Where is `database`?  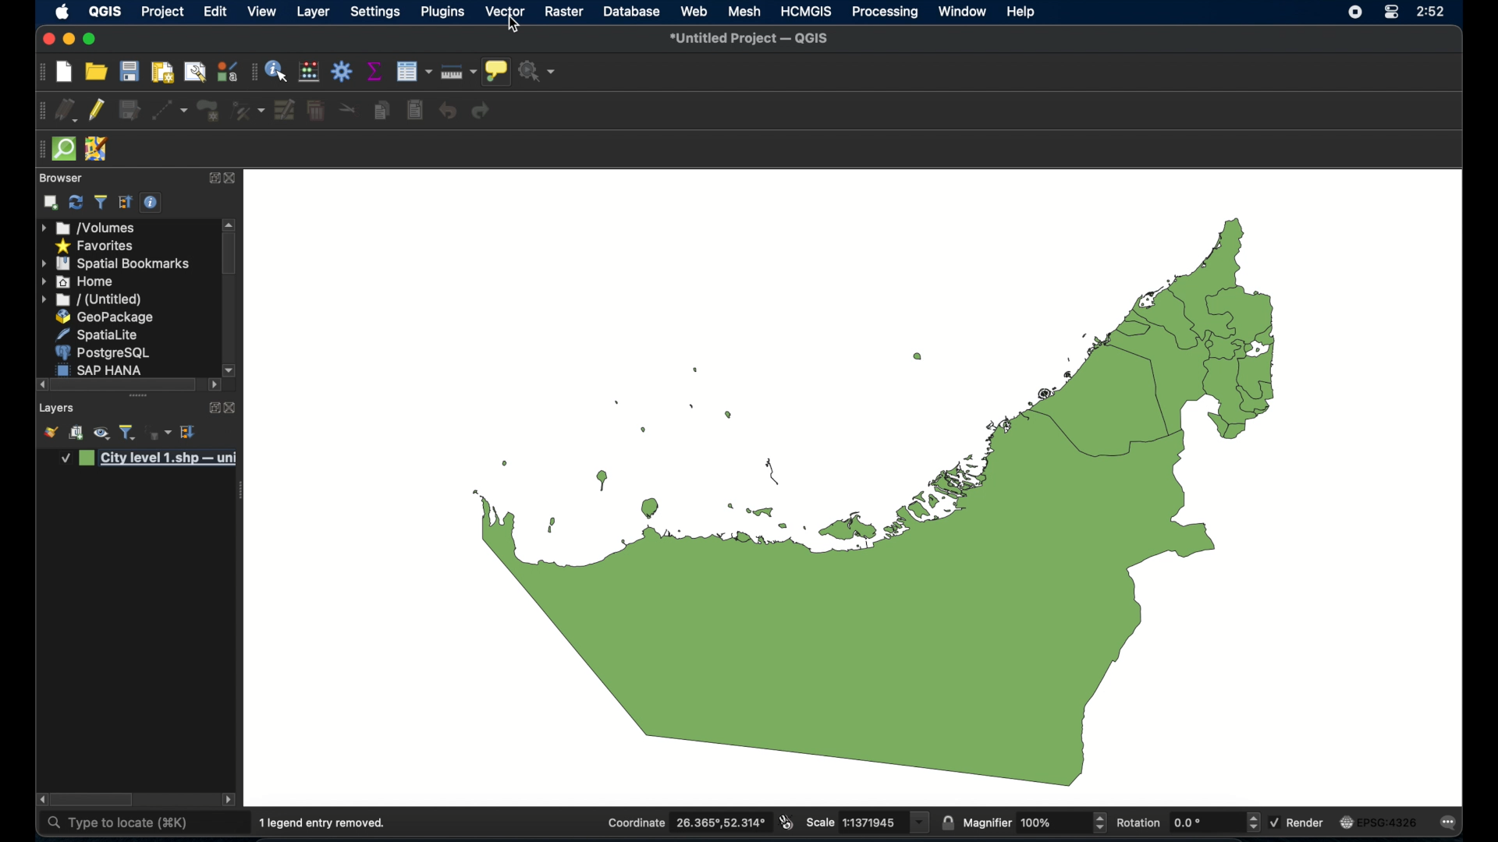 database is located at coordinates (633, 11).